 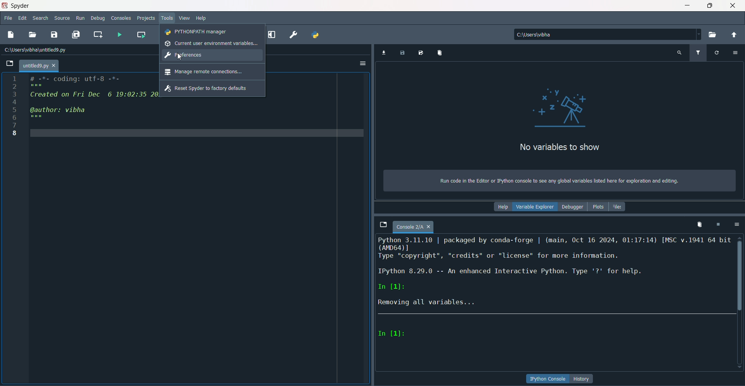 What do you see at coordinates (414, 227) in the screenshot?
I see `file name` at bounding box center [414, 227].